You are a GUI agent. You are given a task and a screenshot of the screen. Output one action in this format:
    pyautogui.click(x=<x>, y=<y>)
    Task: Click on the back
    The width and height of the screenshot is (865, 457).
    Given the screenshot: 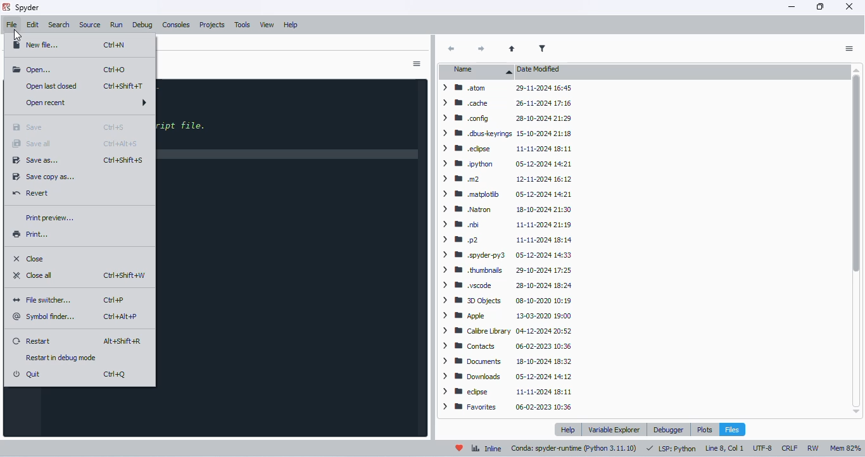 What is the action you would take?
    pyautogui.click(x=451, y=49)
    